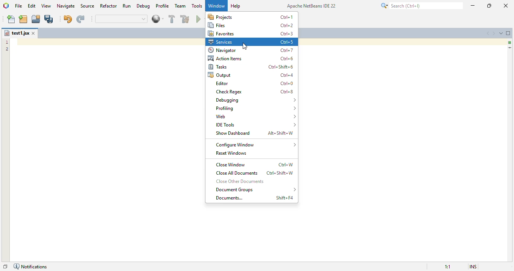 This screenshot has height=271, width=514. I want to click on files, so click(216, 25).